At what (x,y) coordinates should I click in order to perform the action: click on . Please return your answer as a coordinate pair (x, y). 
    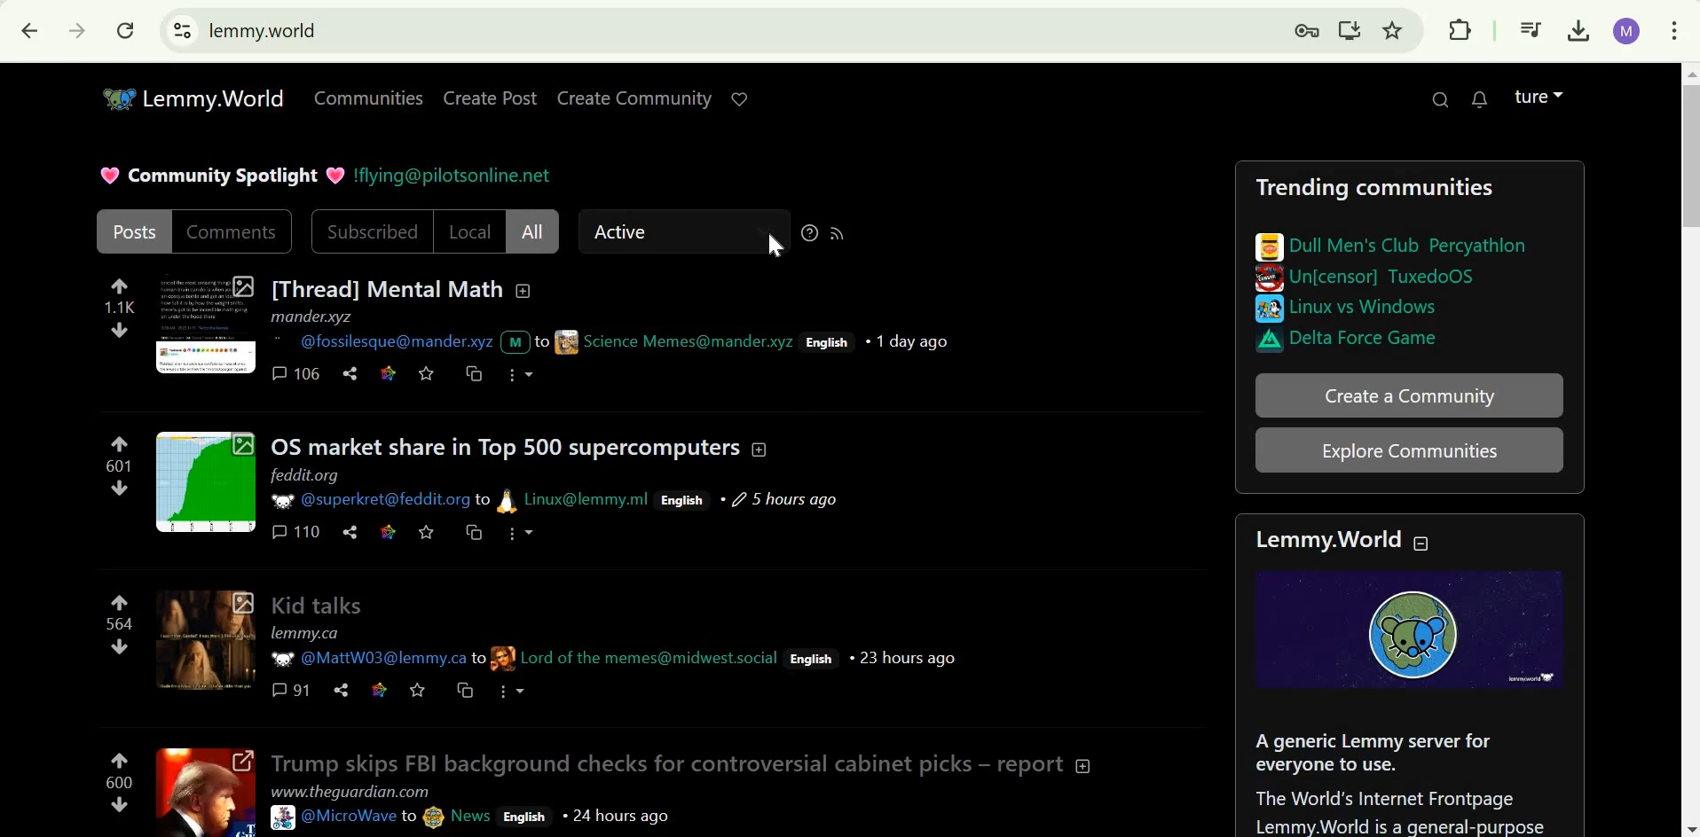
    Looking at the image, I should click on (1268, 309).